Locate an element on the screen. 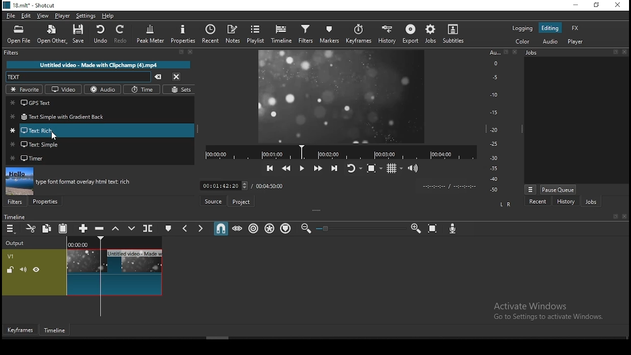  play quickly backwards is located at coordinates (286, 168).